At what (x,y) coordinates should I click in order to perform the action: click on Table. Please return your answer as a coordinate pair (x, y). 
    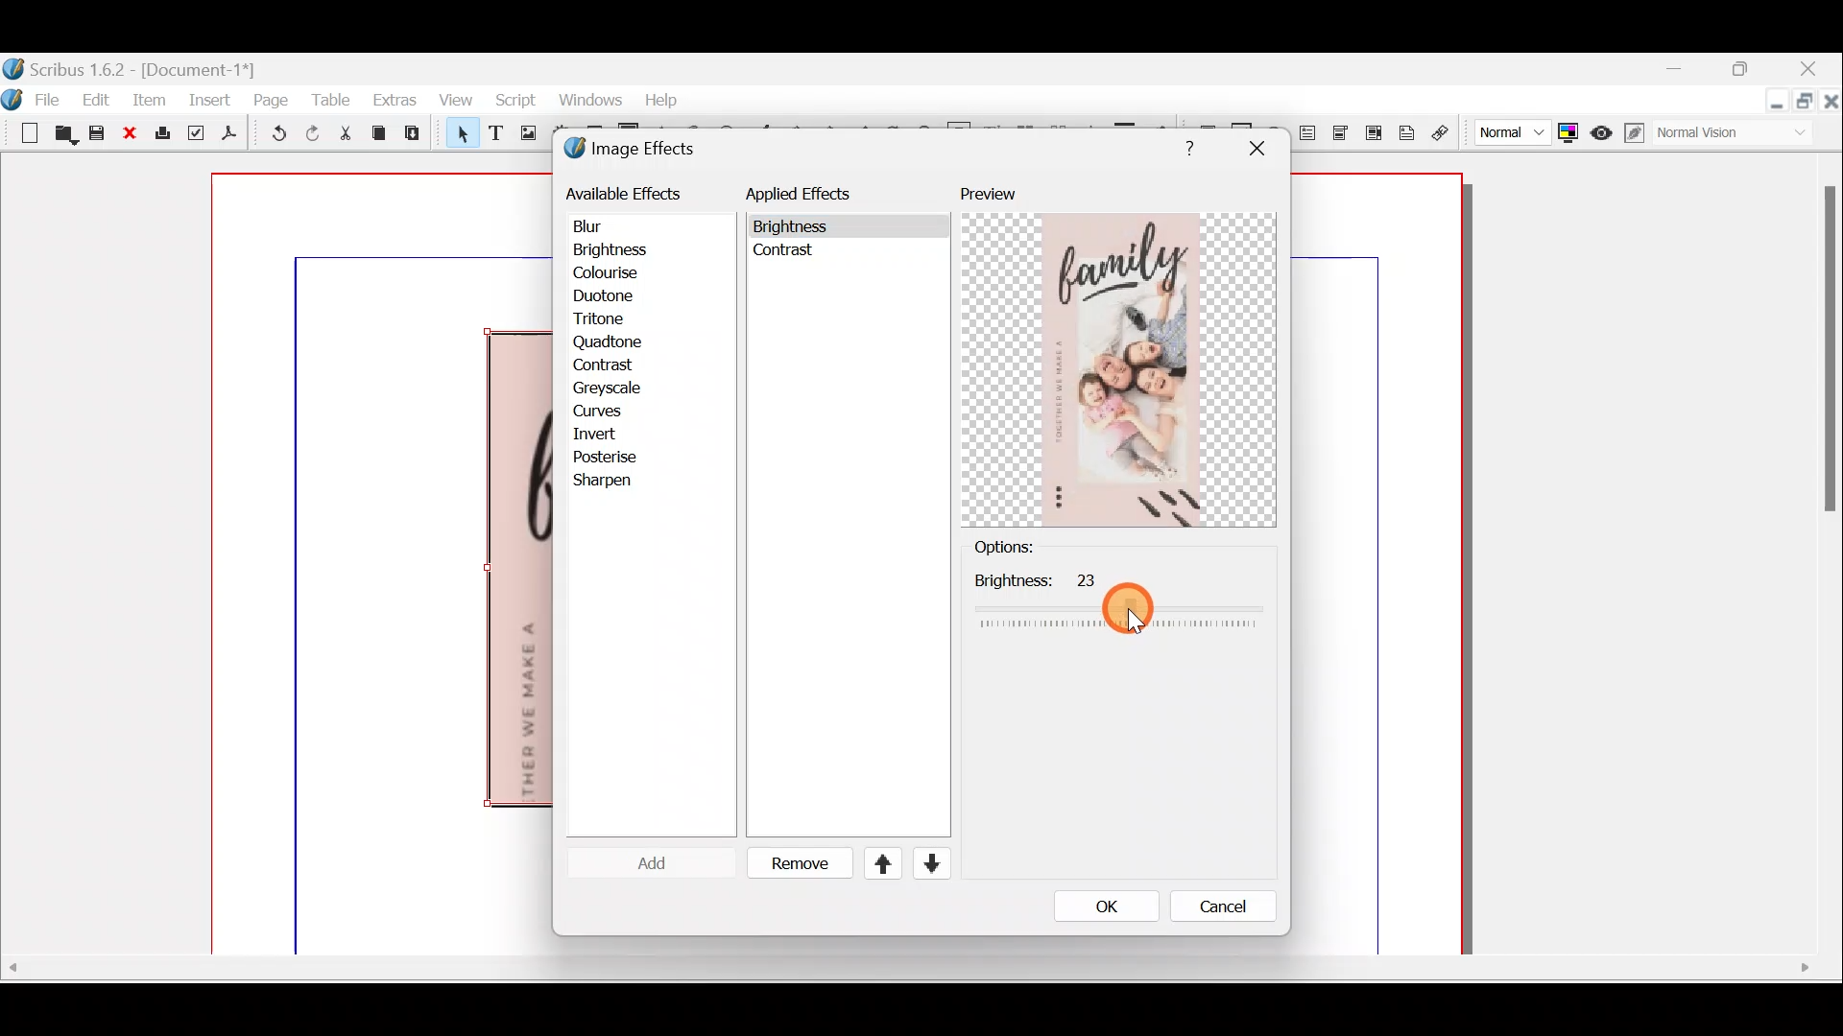
    Looking at the image, I should click on (329, 98).